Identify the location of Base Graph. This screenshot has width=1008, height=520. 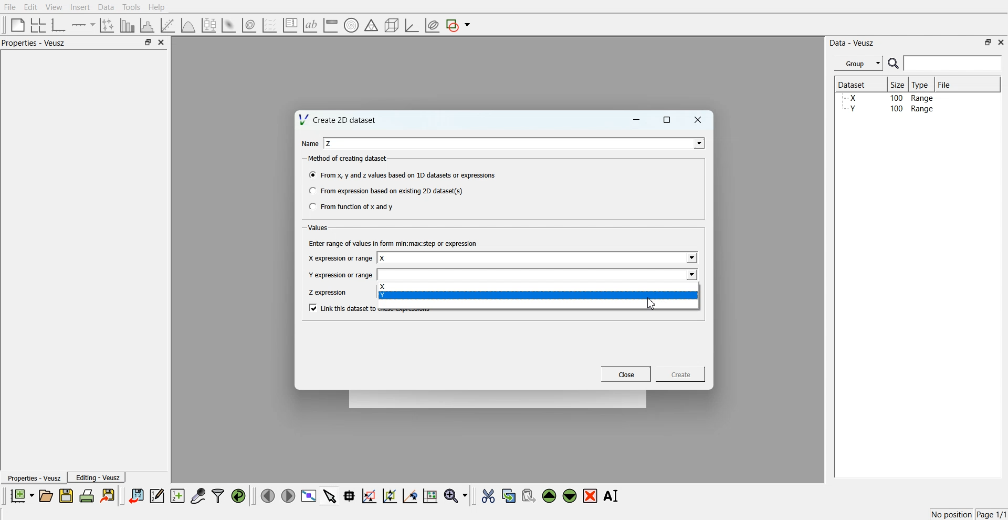
(59, 25).